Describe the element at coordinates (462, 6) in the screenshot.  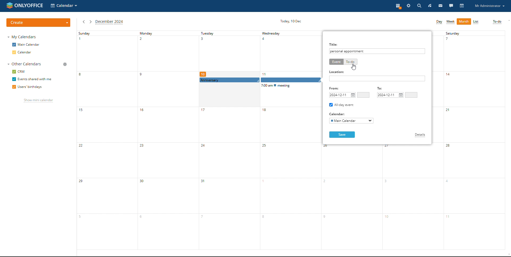
I see `calendar` at that location.